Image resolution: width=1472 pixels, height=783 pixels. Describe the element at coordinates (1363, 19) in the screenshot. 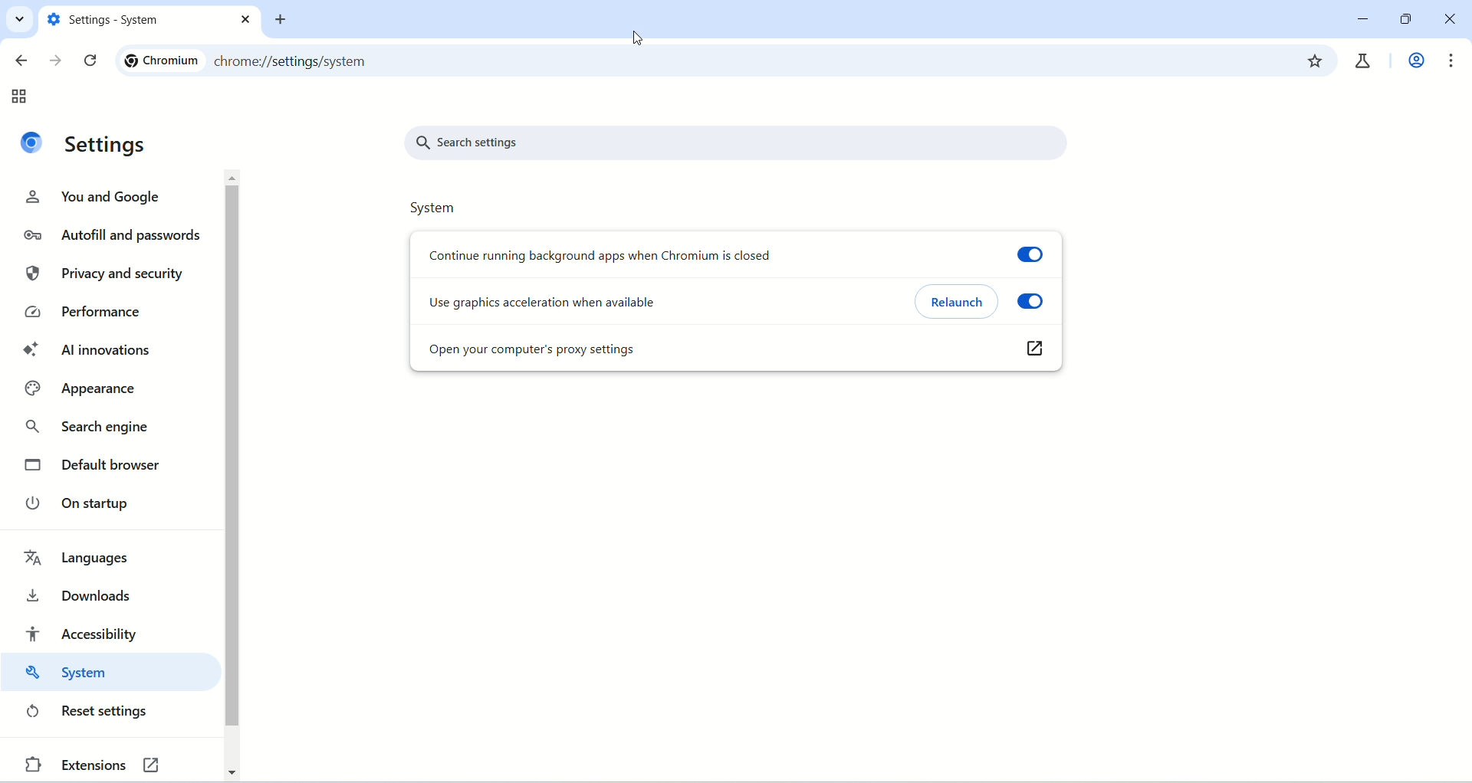

I see `minimize` at that location.